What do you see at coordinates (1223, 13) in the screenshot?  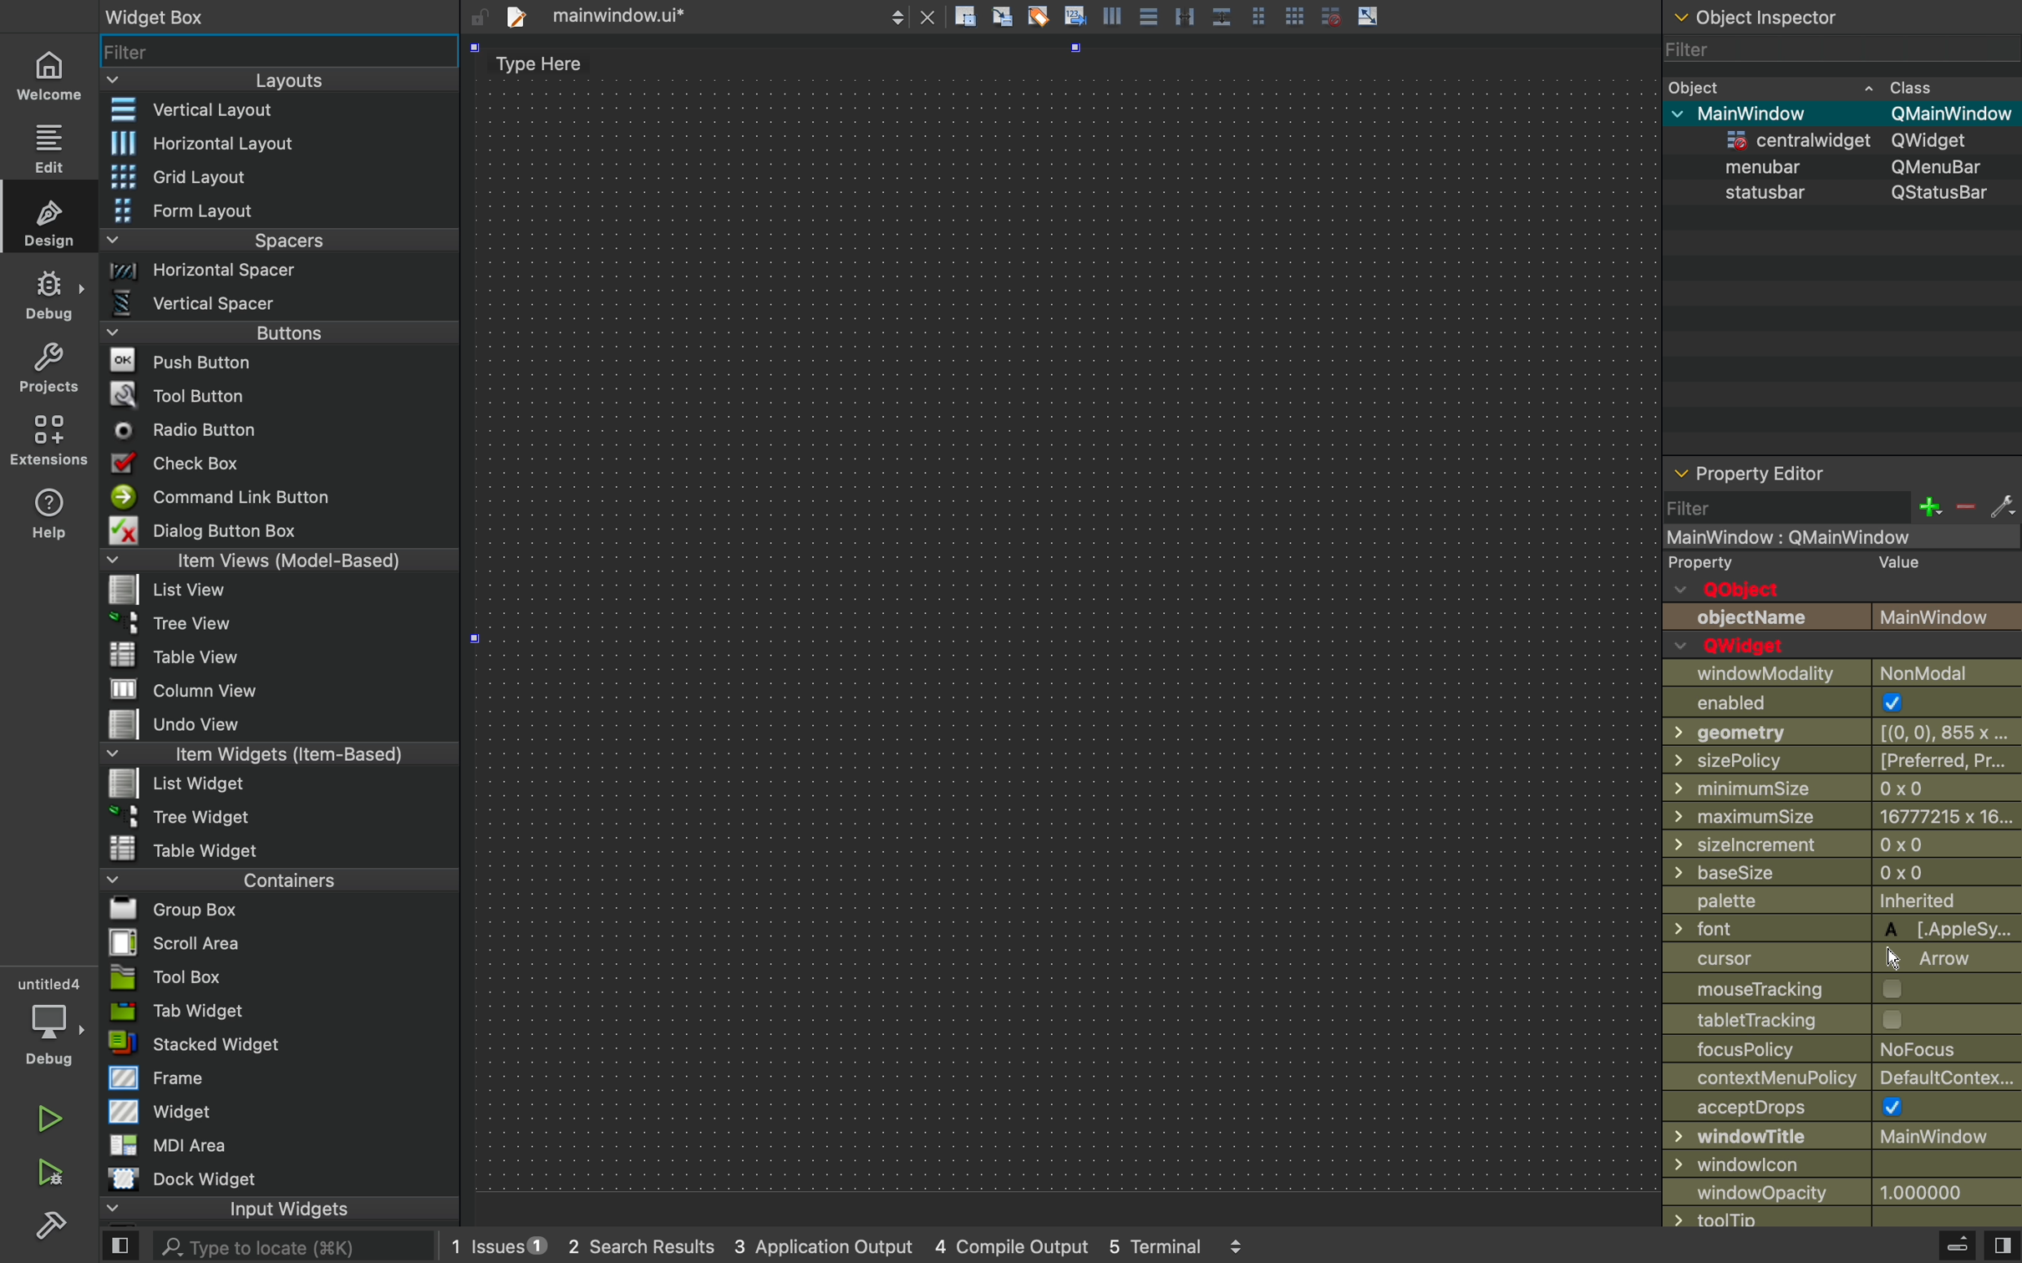 I see `Box` at bounding box center [1223, 13].